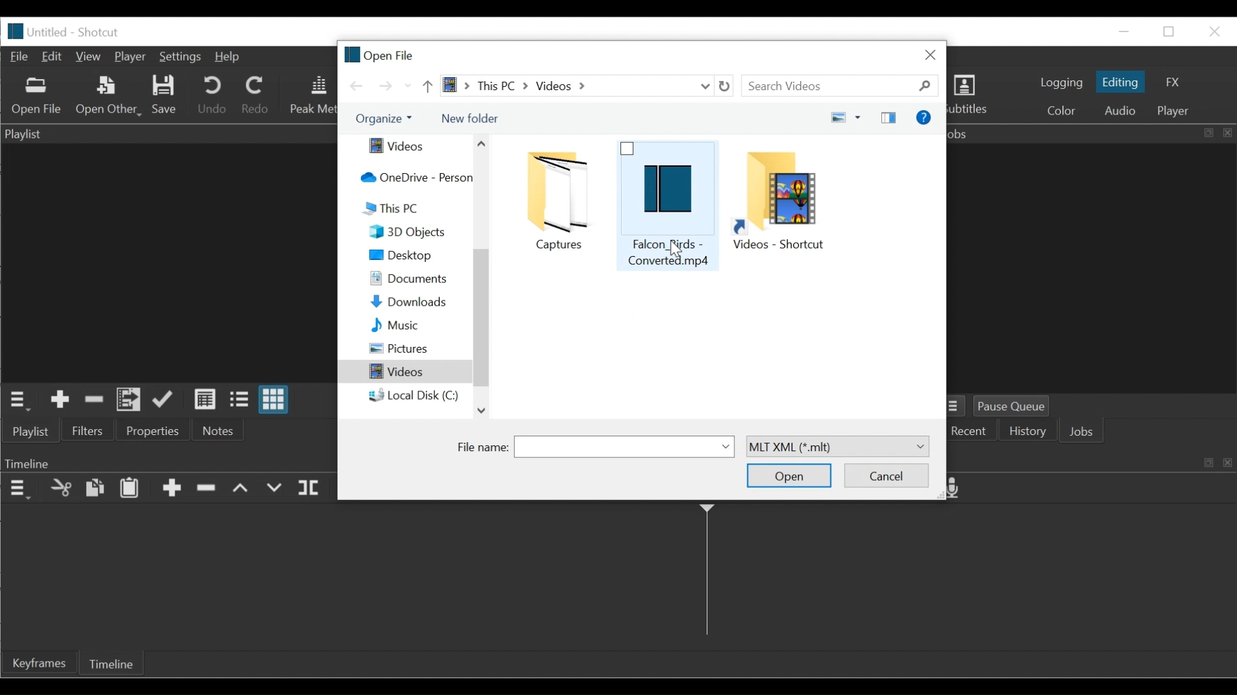 The image size is (1237, 695). What do you see at coordinates (163, 97) in the screenshot?
I see `Save` at bounding box center [163, 97].